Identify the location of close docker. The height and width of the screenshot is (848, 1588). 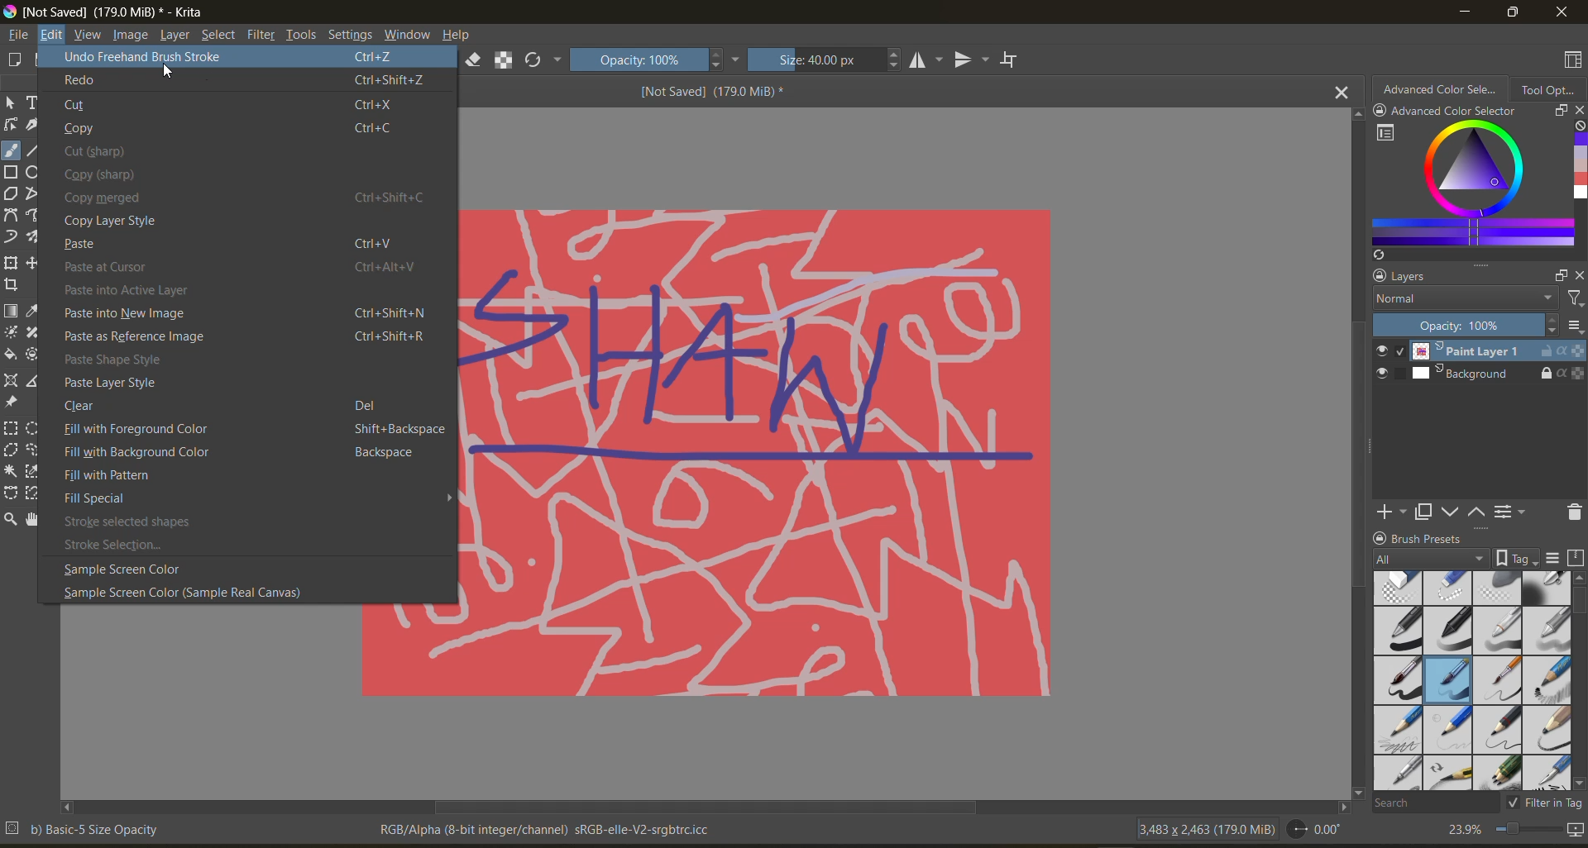
(1578, 274).